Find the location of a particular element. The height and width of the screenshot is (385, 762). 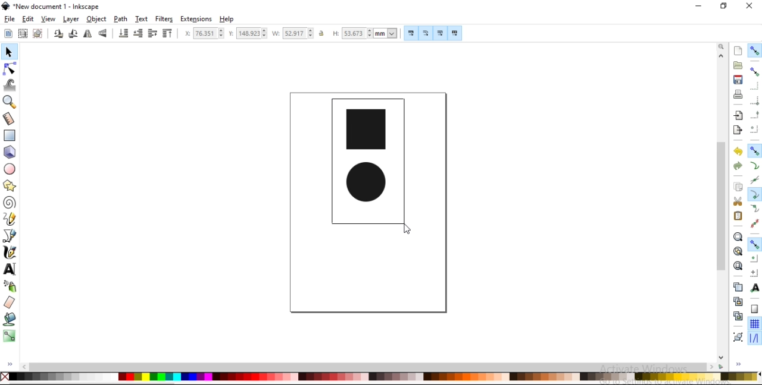

text is located at coordinates (142, 18).